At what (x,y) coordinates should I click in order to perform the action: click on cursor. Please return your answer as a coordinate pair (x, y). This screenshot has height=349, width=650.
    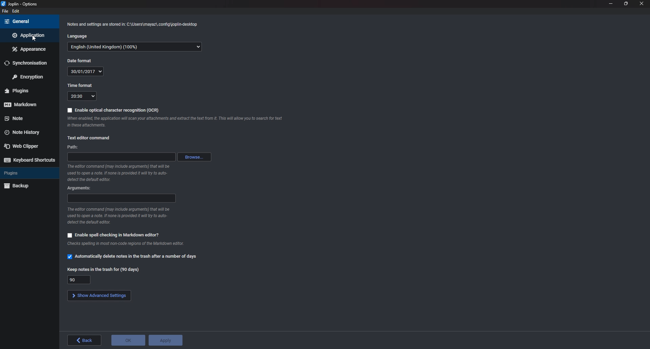
    Looking at the image, I should click on (34, 39).